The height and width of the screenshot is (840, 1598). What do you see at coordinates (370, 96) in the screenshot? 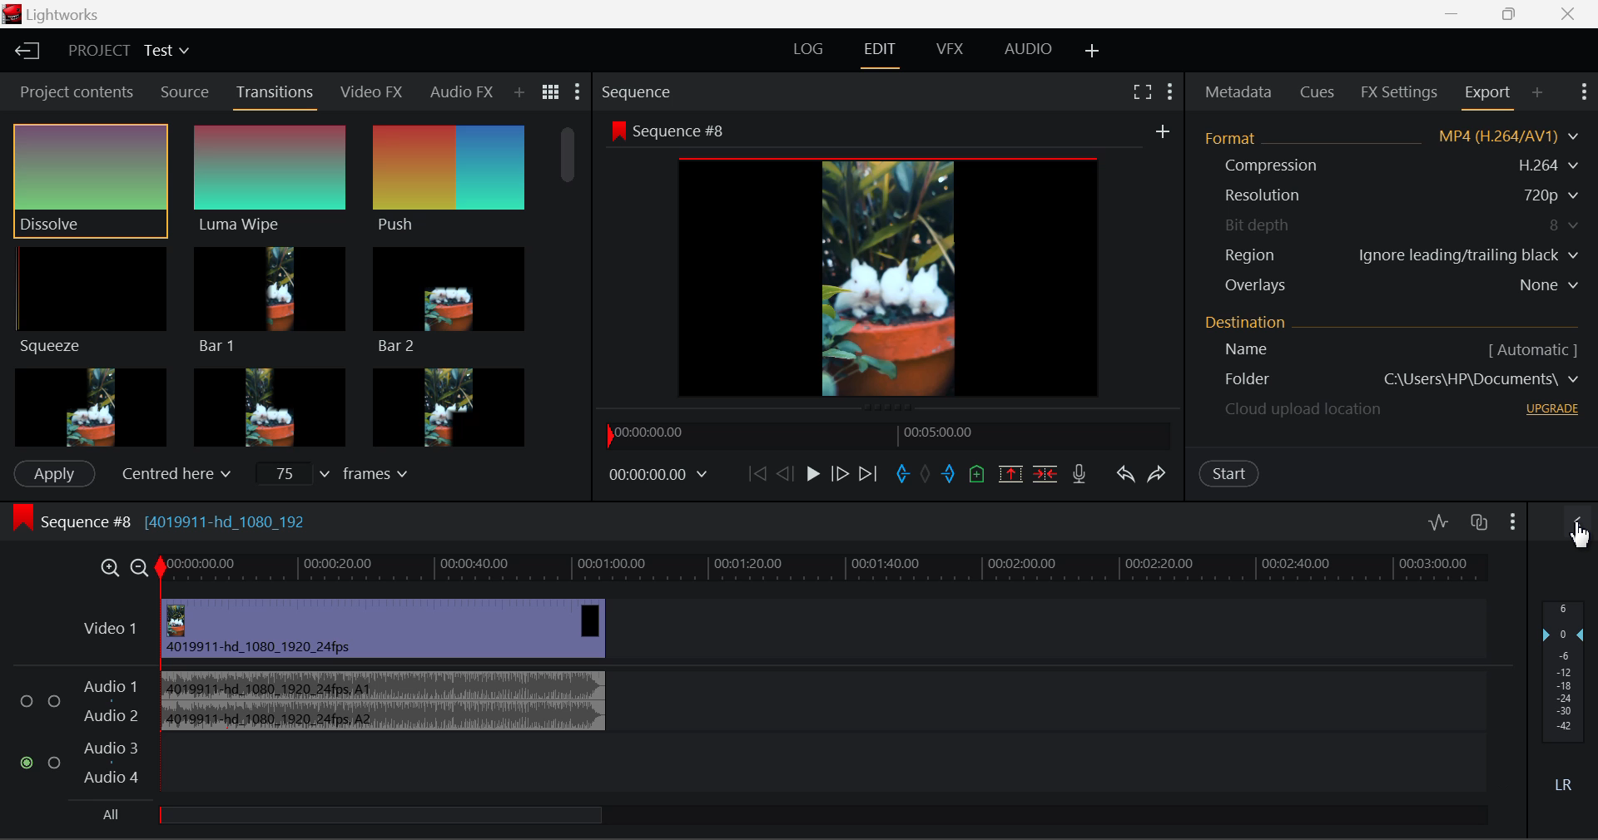
I see `Video FX` at bounding box center [370, 96].